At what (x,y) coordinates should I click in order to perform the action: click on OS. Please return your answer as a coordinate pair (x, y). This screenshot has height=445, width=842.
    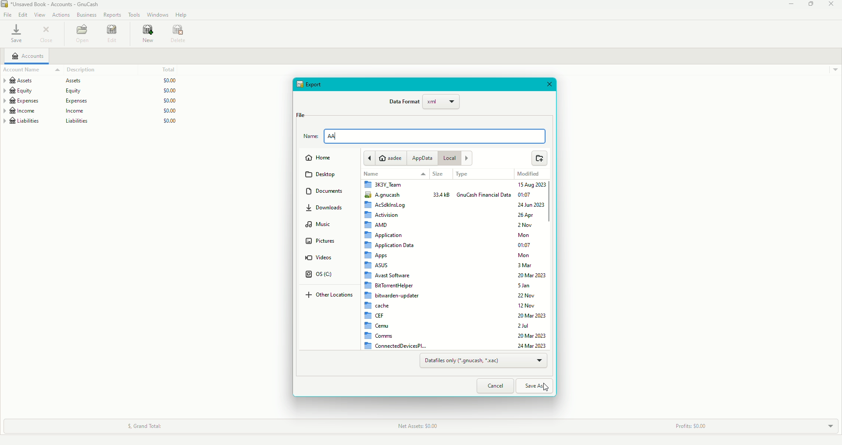
    Looking at the image, I should click on (322, 276).